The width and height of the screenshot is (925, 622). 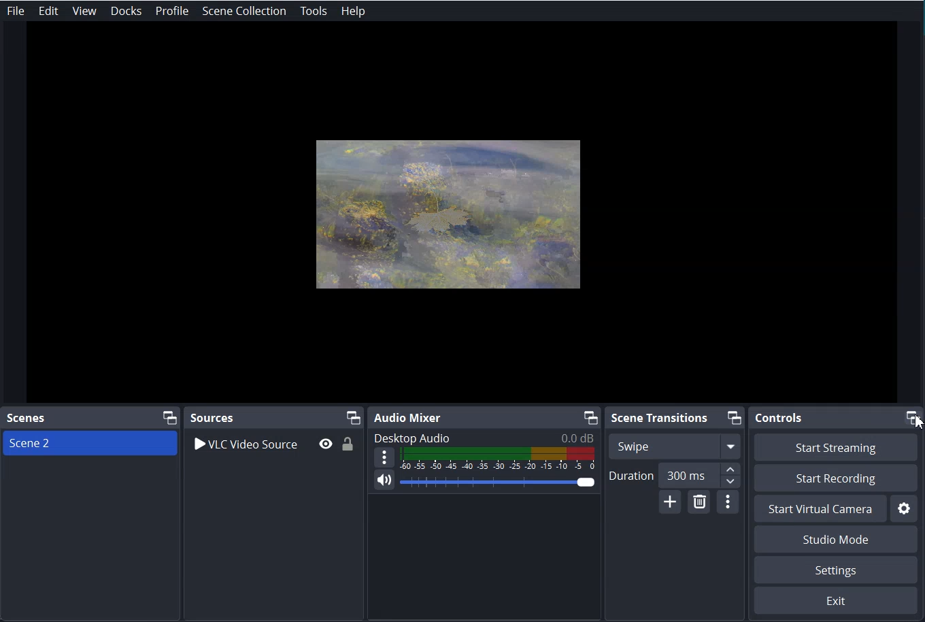 What do you see at coordinates (84, 11) in the screenshot?
I see `View` at bounding box center [84, 11].